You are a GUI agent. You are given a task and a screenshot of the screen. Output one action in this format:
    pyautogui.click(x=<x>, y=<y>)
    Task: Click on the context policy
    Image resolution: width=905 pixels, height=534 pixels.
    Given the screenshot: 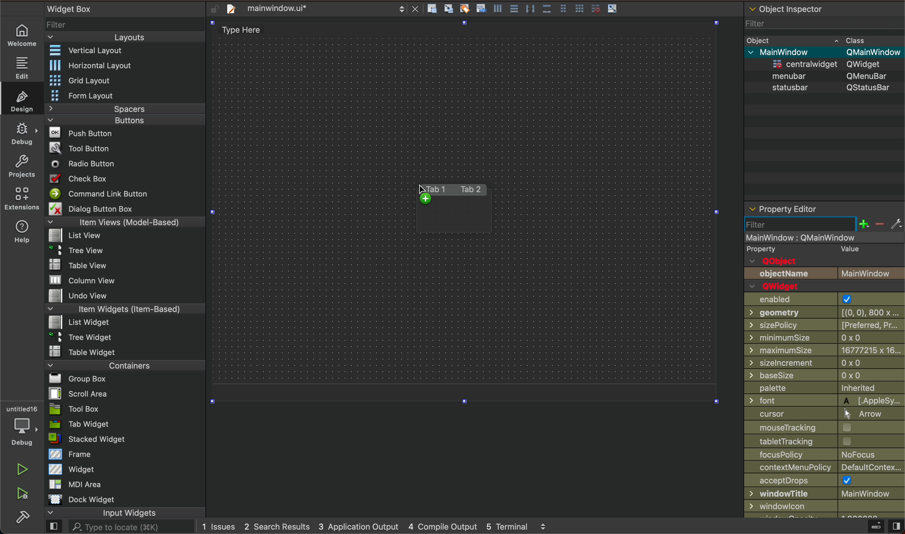 What is the action you would take?
    pyautogui.click(x=824, y=467)
    